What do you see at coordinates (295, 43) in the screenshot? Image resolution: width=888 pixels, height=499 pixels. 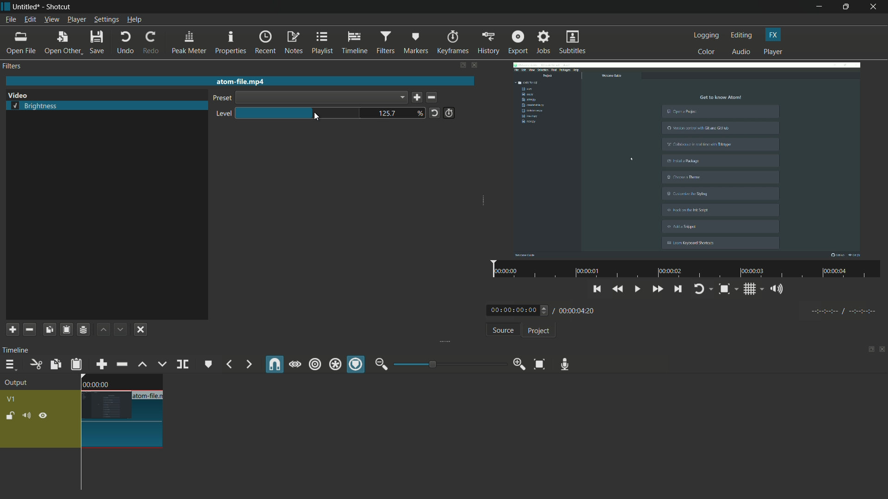 I see `notes` at bounding box center [295, 43].